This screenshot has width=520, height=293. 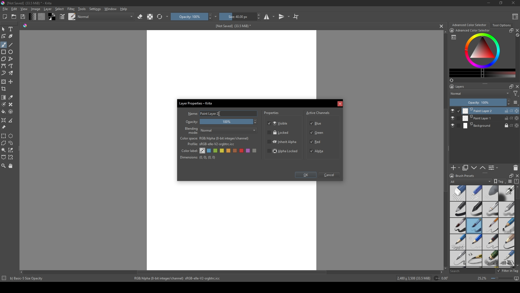 I want to click on Active channels, so click(x=318, y=112).